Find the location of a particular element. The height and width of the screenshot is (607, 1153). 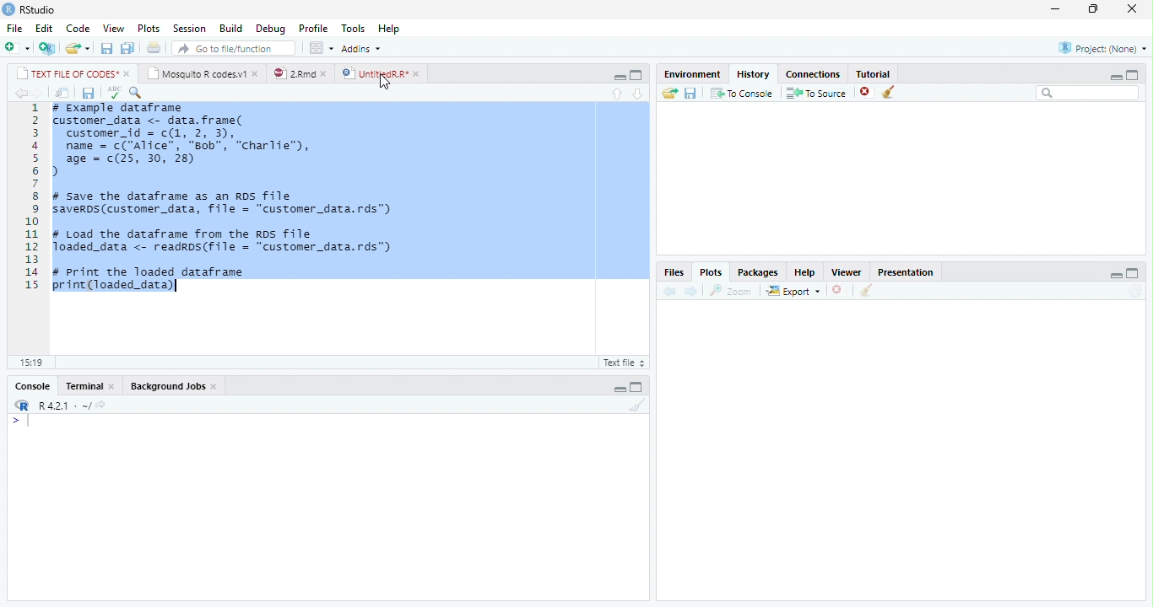

clean is located at coordinates (867, 290).